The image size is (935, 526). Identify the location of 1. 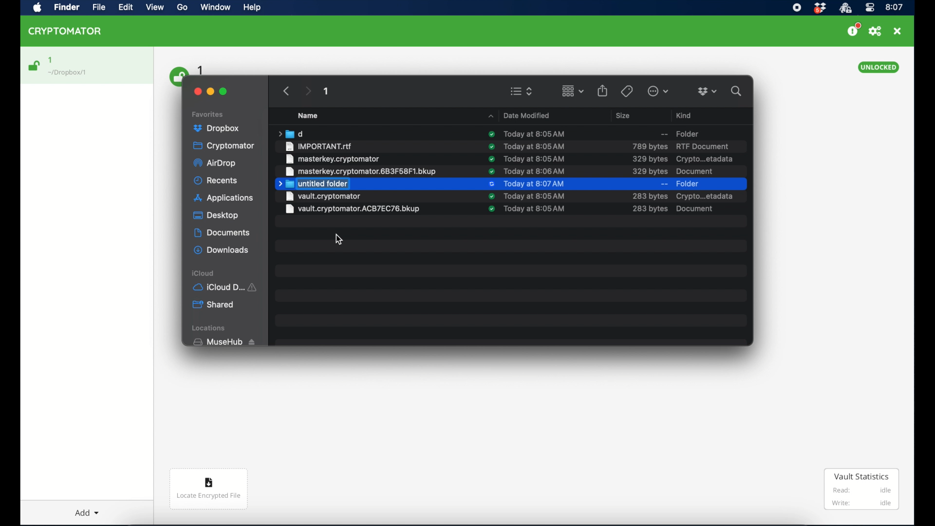
(327, 93).